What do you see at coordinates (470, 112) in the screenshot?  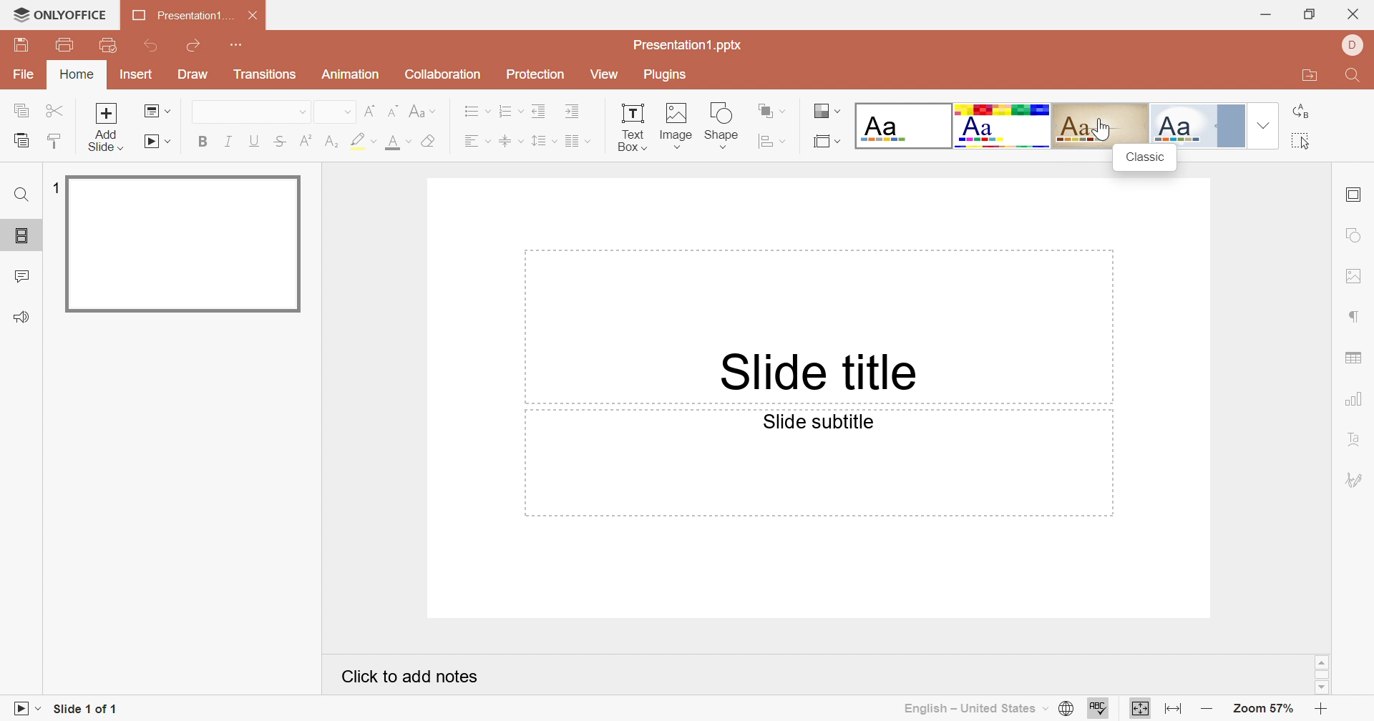 I see `Bullets` at bounding box center [470, 112].